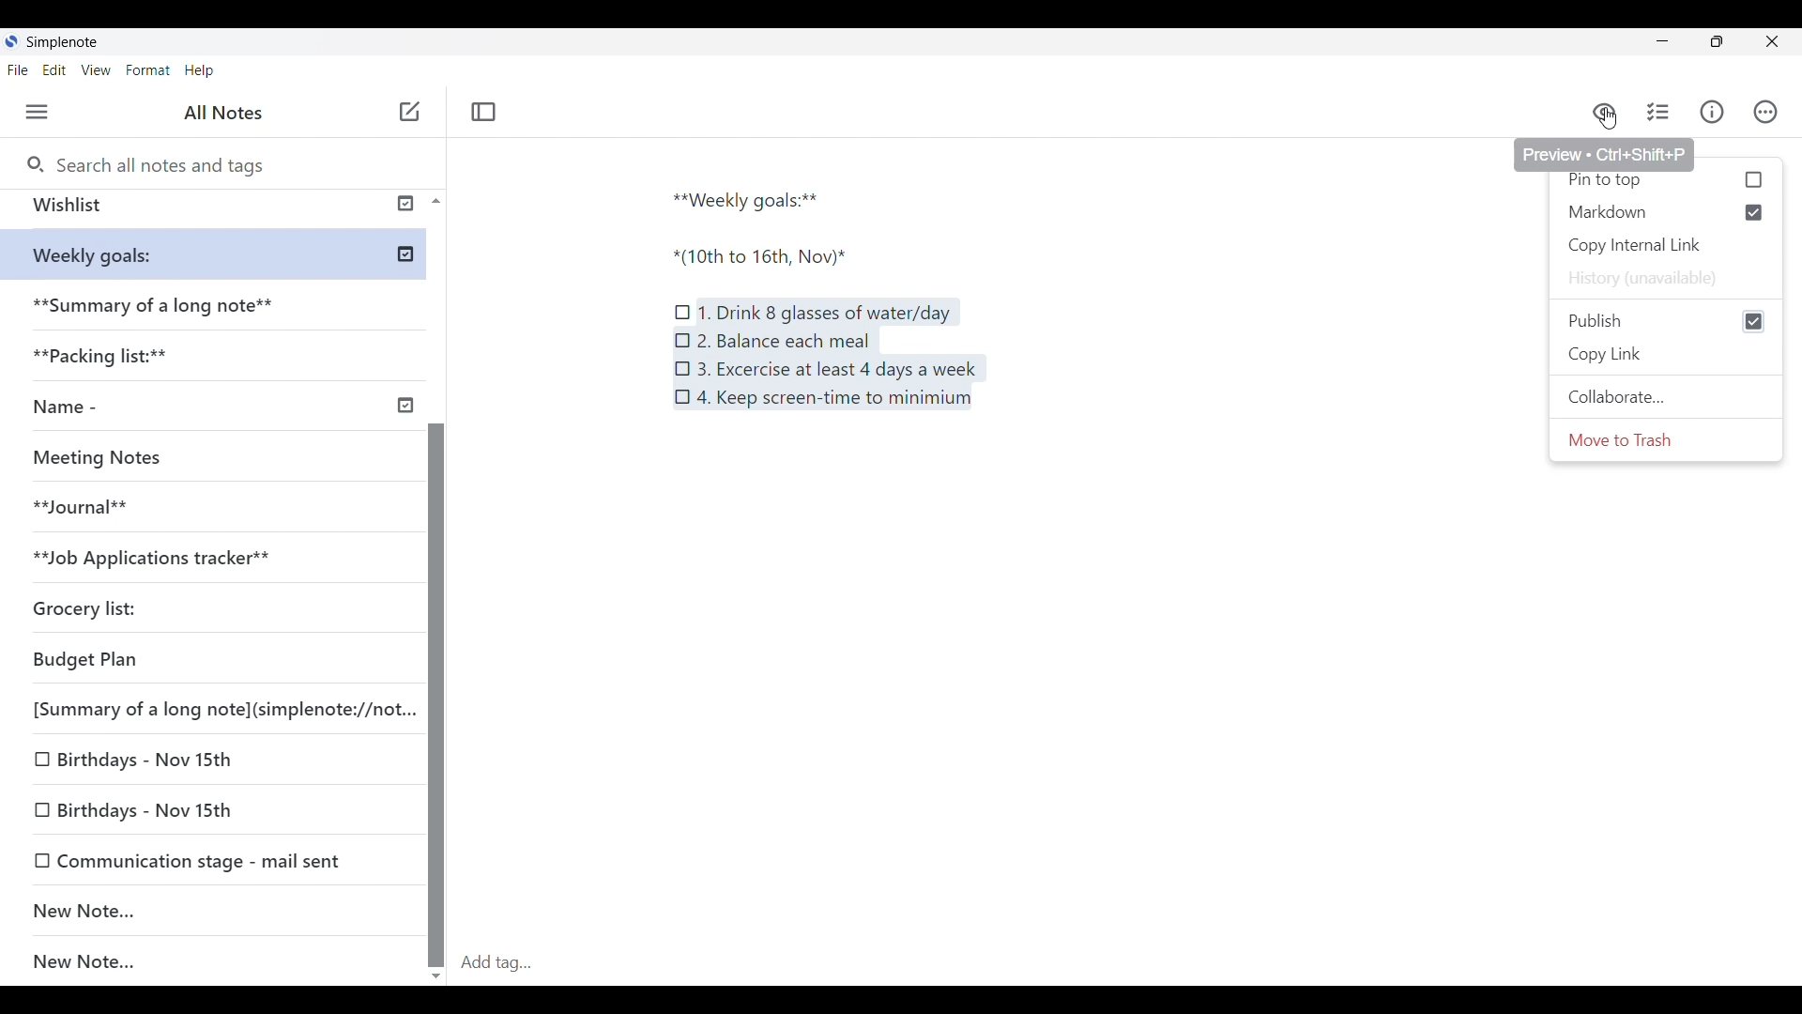 The height and width of the screenshot is (1014, 1802). What do you see at coordinates (1601, 148) in the screenshot?
I see `Preview • Ctrl+shift+P` at bounding box center [1601, 148].